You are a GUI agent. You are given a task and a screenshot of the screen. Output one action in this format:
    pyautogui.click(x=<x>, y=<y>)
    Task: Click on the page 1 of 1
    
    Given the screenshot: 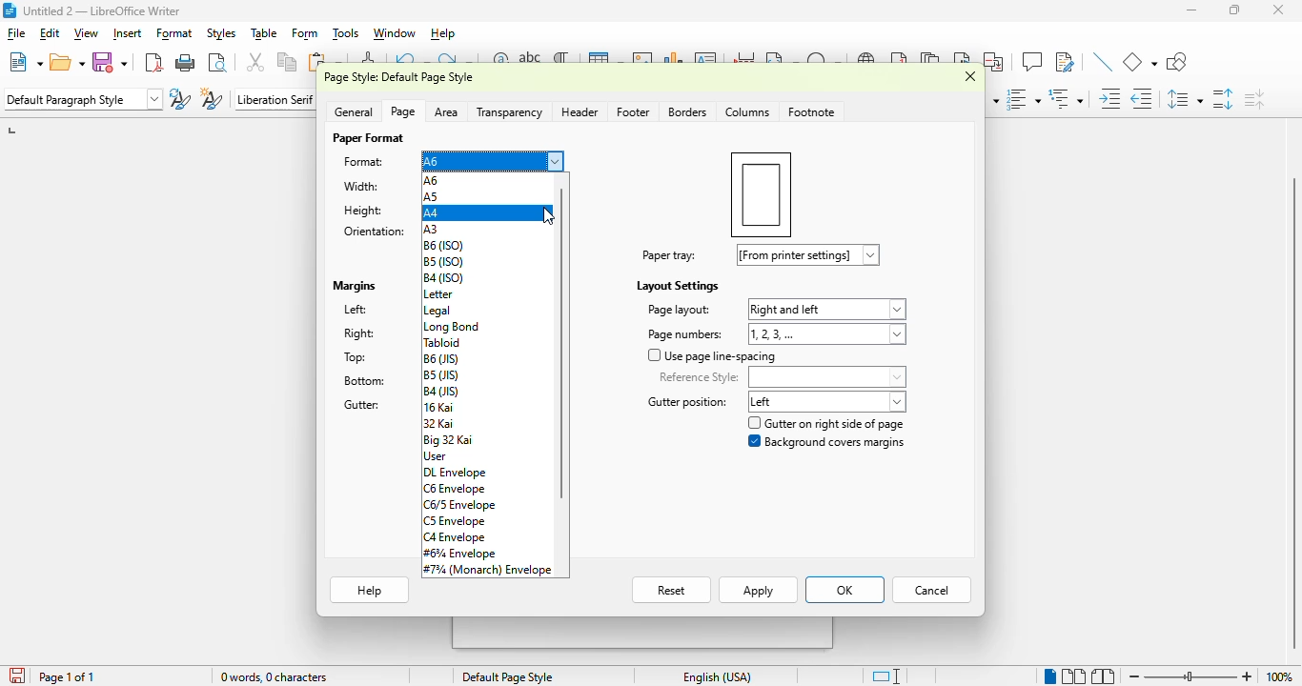 What is the action you would take?
    pyautogui.click(x=67, y=677)
    